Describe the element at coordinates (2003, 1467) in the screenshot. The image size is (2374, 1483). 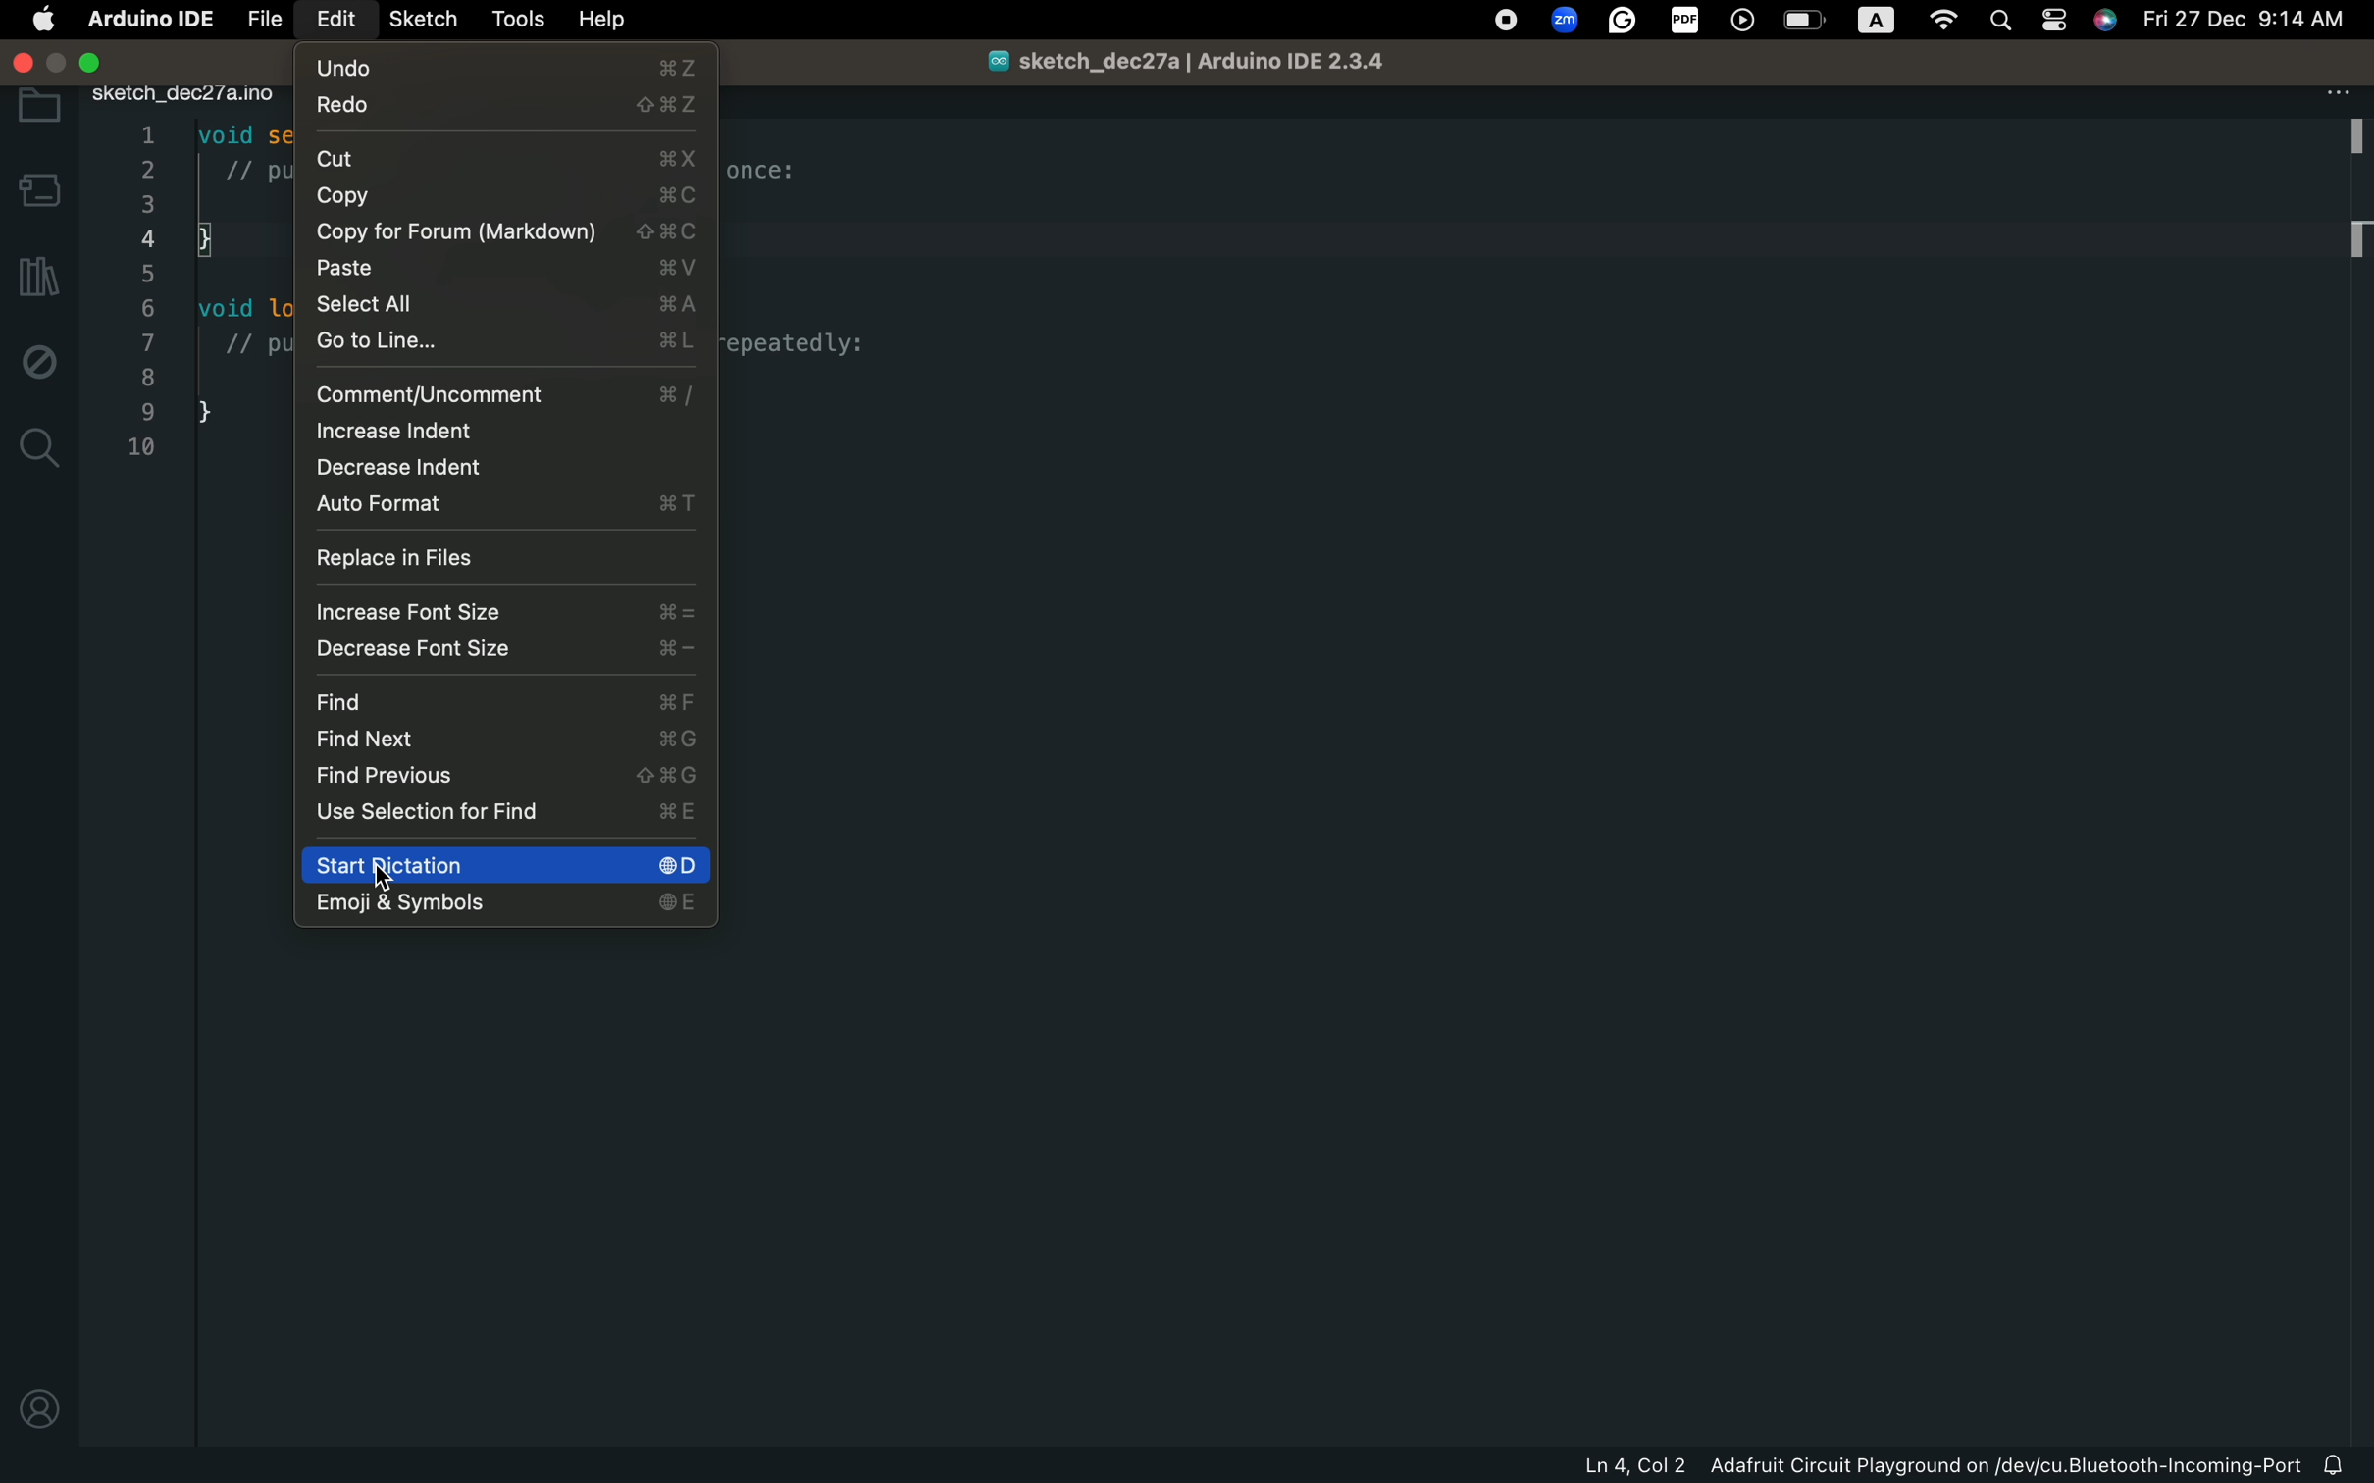
I see `Adafruit Circuit Playground on/dev/cu.Bluetooth-Incoming-Port` at that location.